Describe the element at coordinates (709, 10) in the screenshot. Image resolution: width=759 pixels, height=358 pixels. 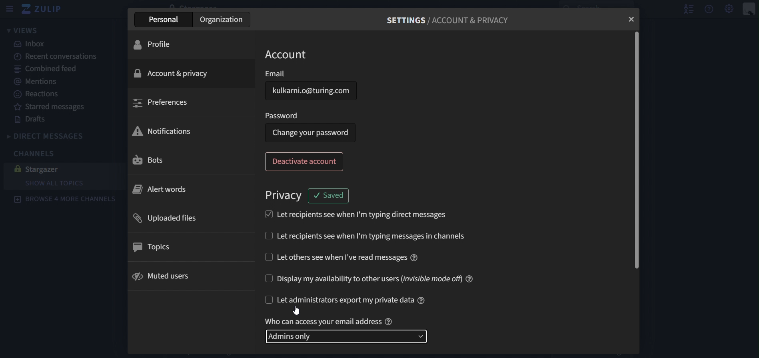
I see `help menu` at that location.